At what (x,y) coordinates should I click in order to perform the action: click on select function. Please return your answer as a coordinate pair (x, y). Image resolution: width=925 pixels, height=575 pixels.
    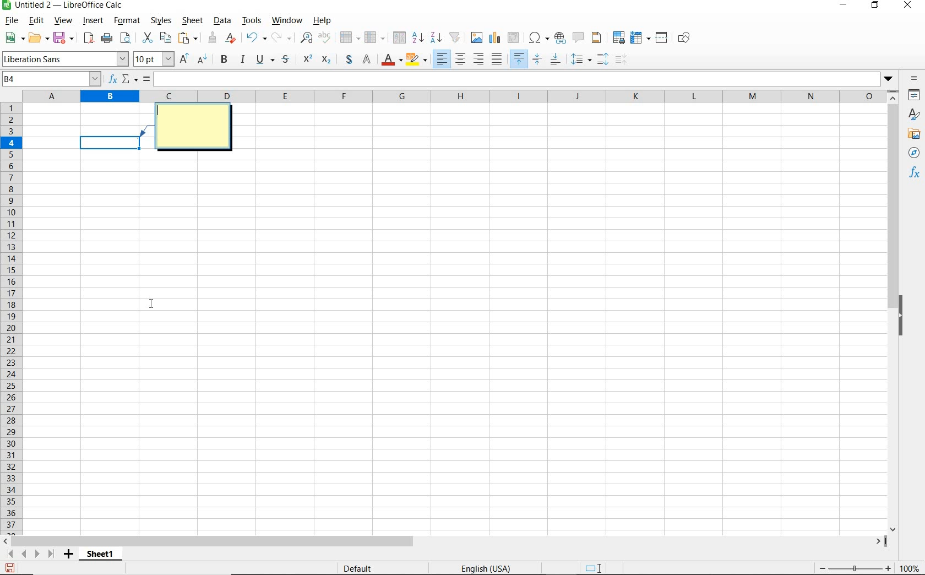
    Looking at the image, I should click on (130, 79).